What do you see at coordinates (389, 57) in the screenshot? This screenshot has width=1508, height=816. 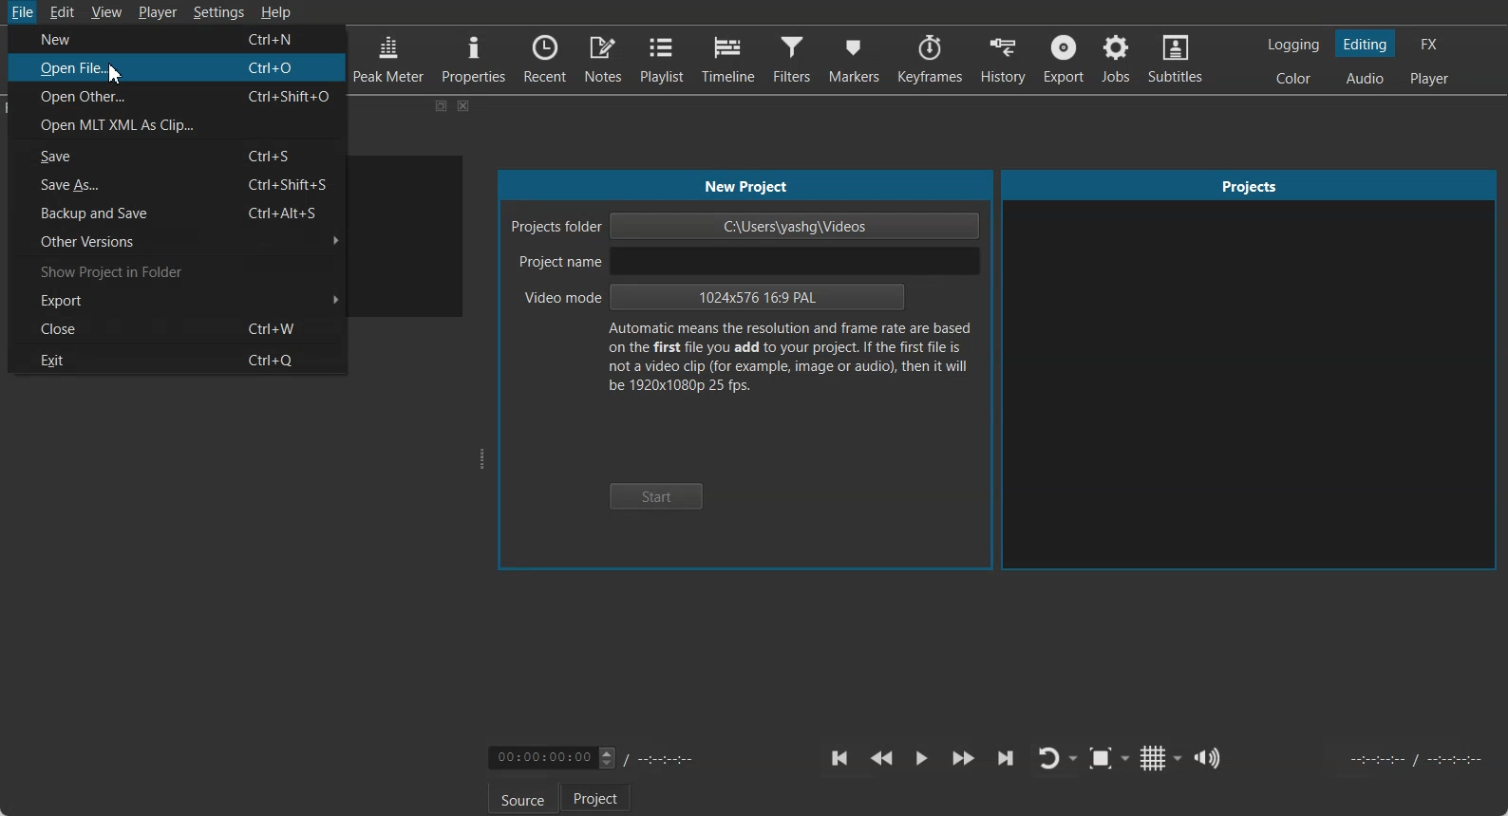 I see `Peak Meter` at bounding box center [389, 57].